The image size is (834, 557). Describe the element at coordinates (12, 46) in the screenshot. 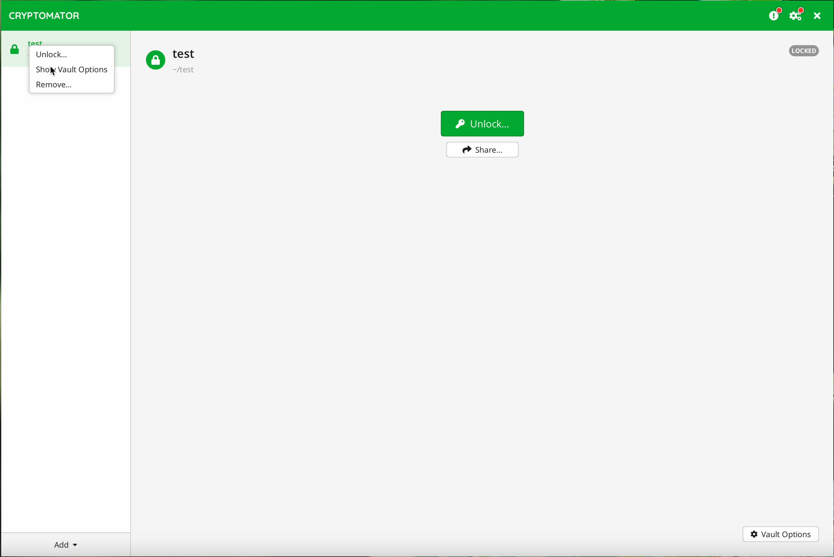

I see `test vault` at that location.